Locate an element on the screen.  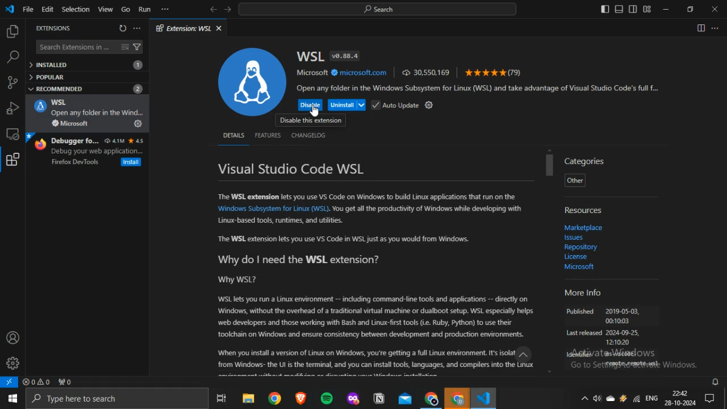
Microsoft is located at coordinates (312, 72).